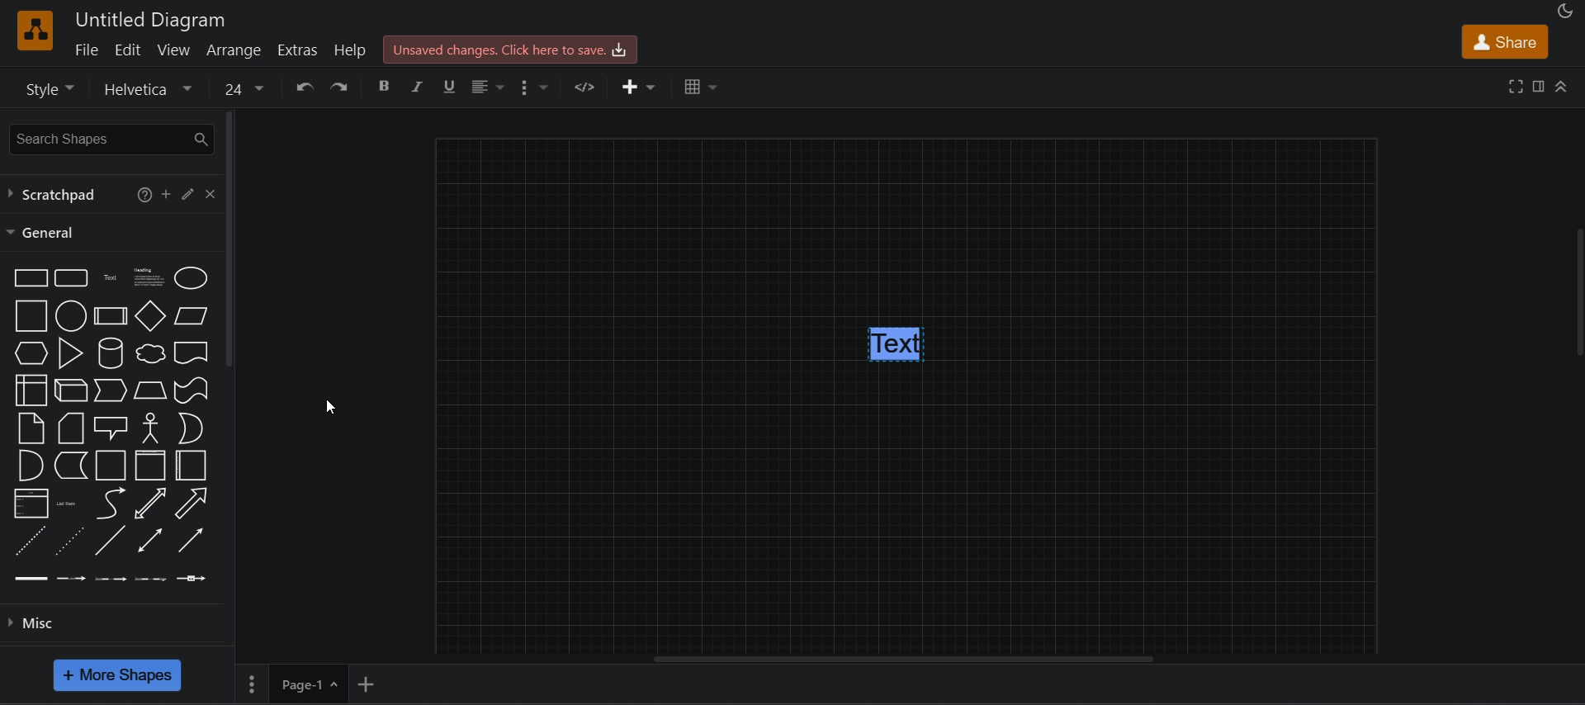 This screenshot has width=1585, height=705. Describe the element at coordinates (192, 579) in the screenshot. I see `Connector with symbol` at that location.